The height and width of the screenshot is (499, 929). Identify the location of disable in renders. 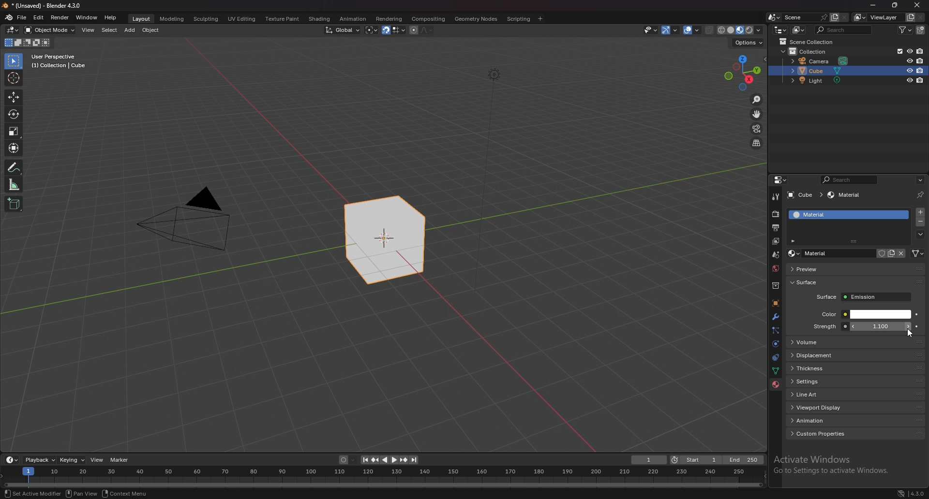
(921, 70).